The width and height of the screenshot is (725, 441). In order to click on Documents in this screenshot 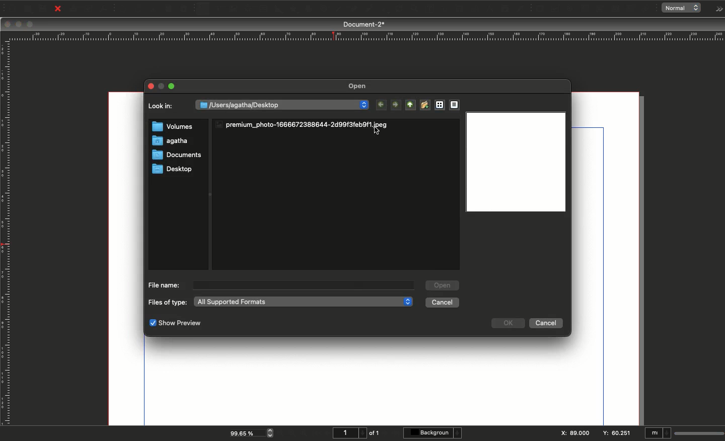, I will do `click(173, 157)`.